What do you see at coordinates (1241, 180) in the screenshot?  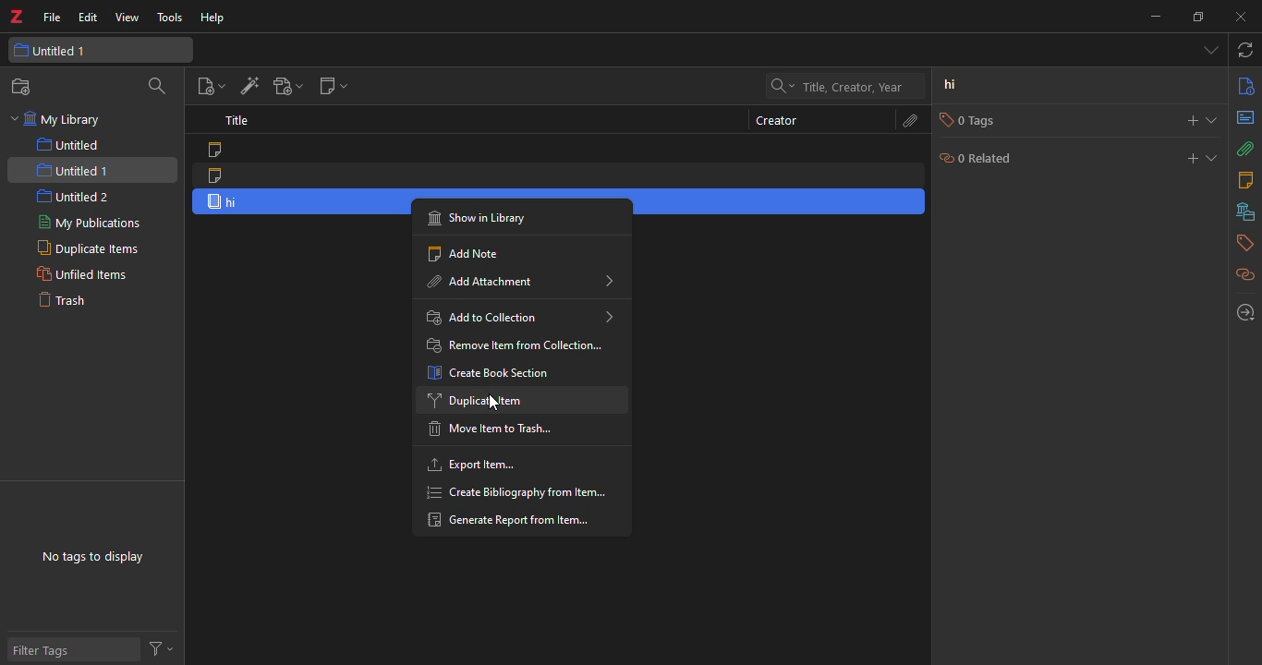 I see `notes` at bounding box center [1241, 180].